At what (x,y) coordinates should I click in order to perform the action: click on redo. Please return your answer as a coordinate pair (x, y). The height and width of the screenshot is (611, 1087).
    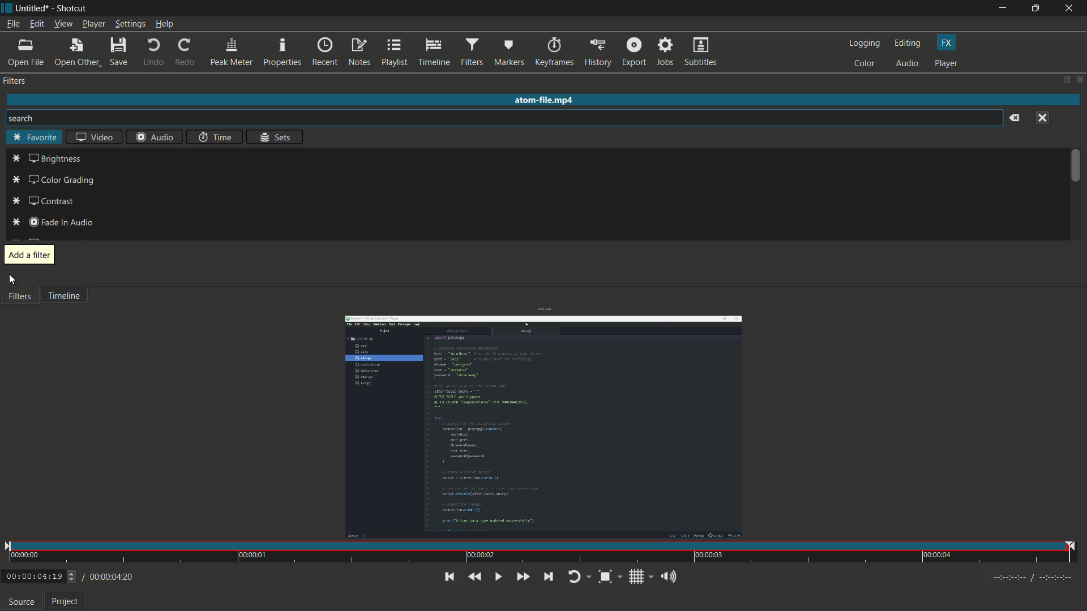
    Looking at the image, I should click on (185, 52).